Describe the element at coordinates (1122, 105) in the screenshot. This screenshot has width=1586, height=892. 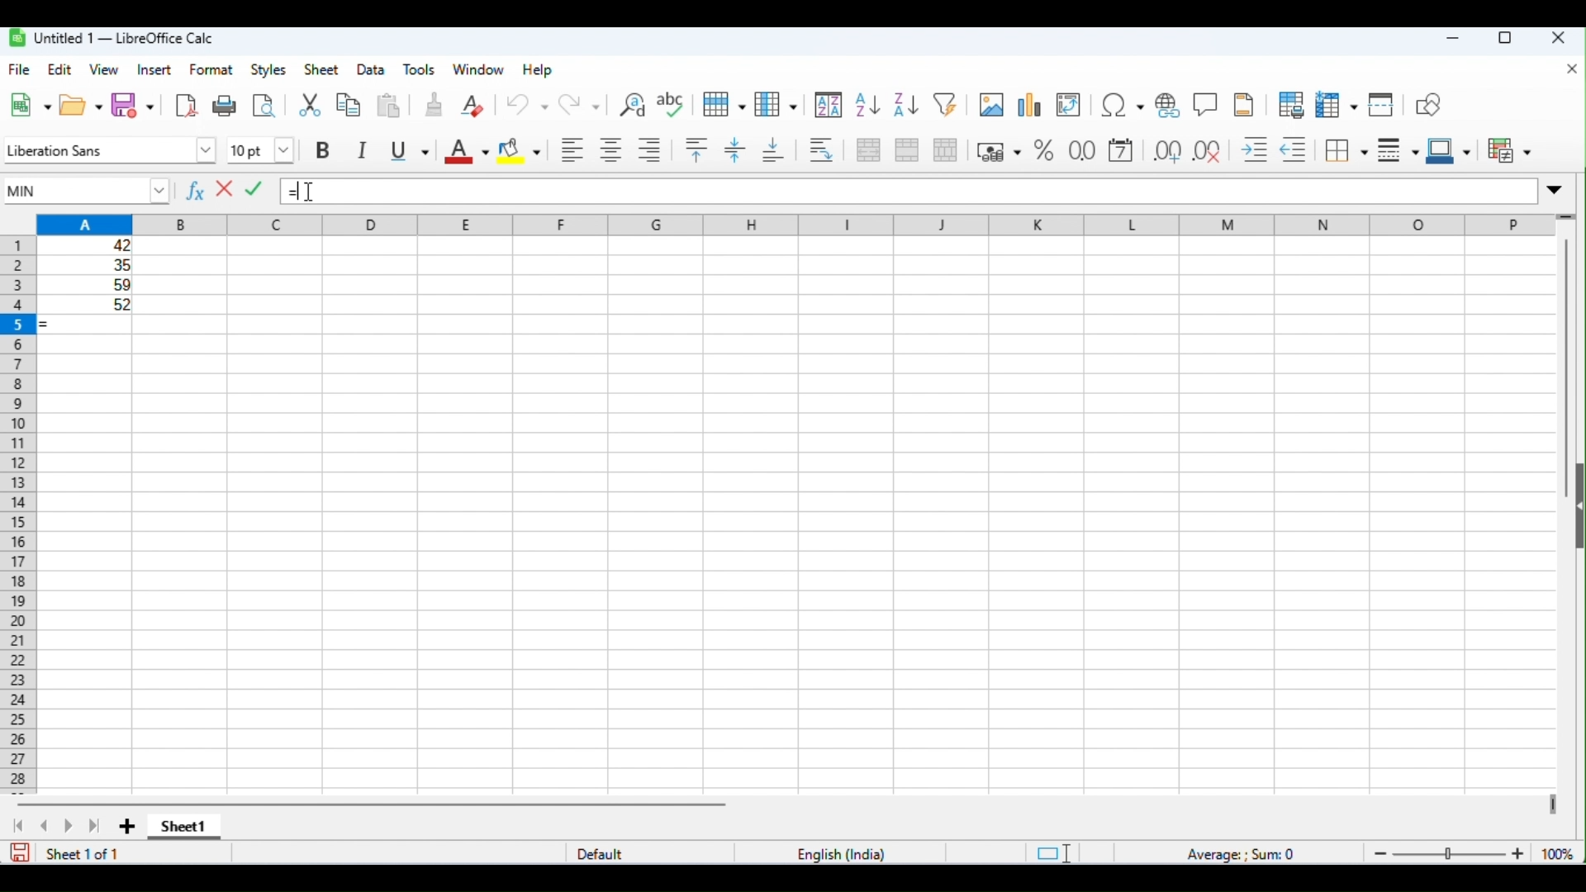
I see `insert special characters` at that location.